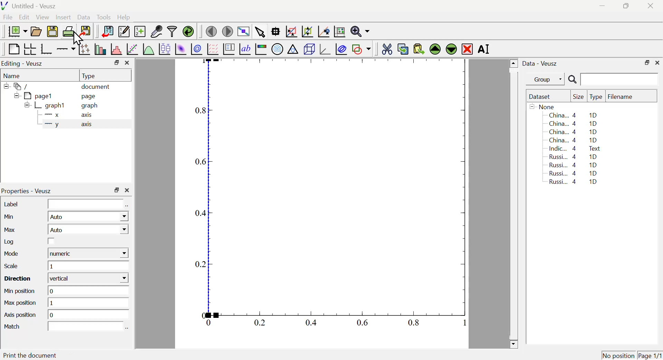  What do you see at coordinates (10, 241) in the screenshot?
I see `Log` at bounding box center [10, 241].